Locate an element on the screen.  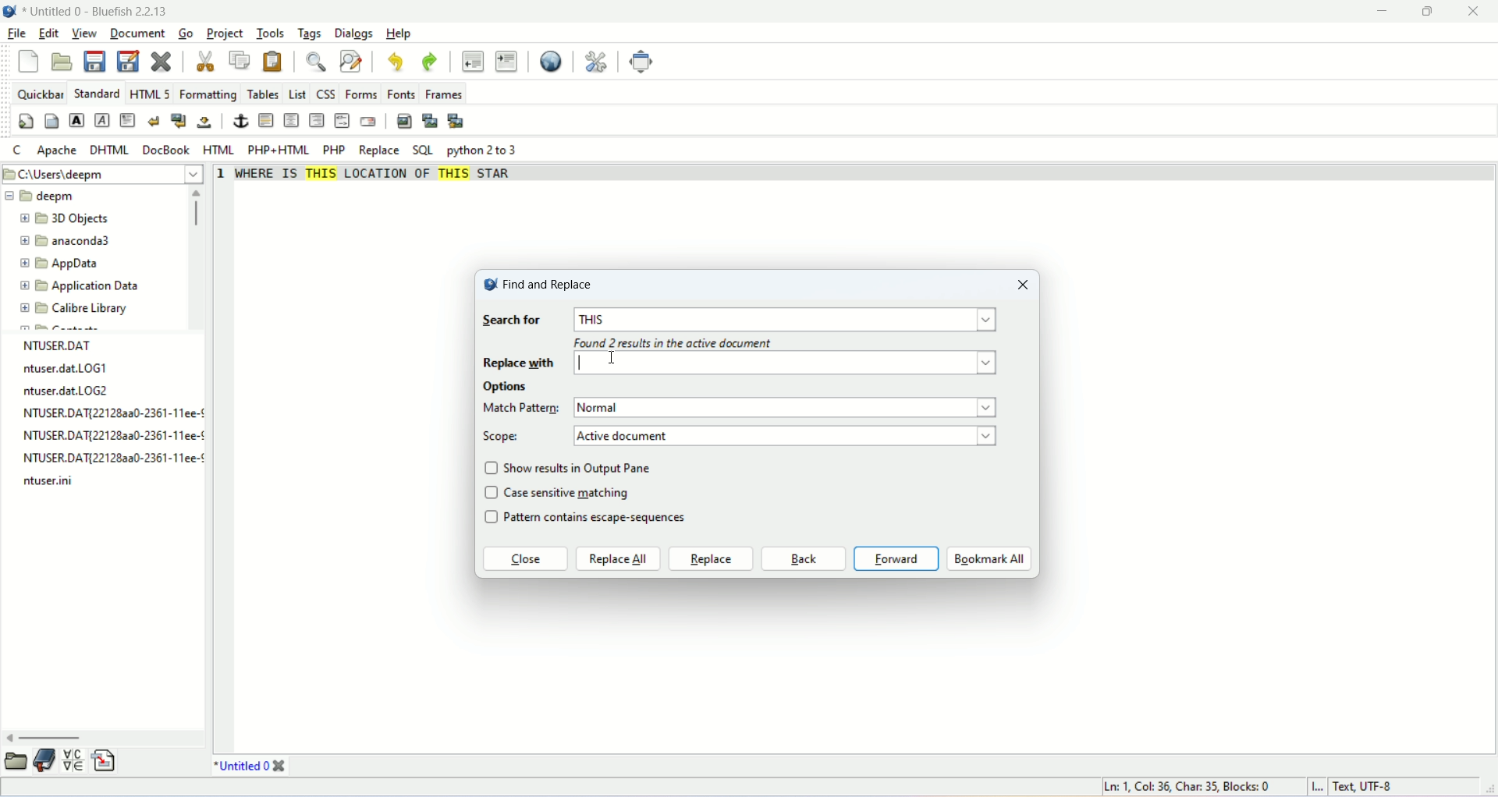
frames is located at coordinates (445, 95).